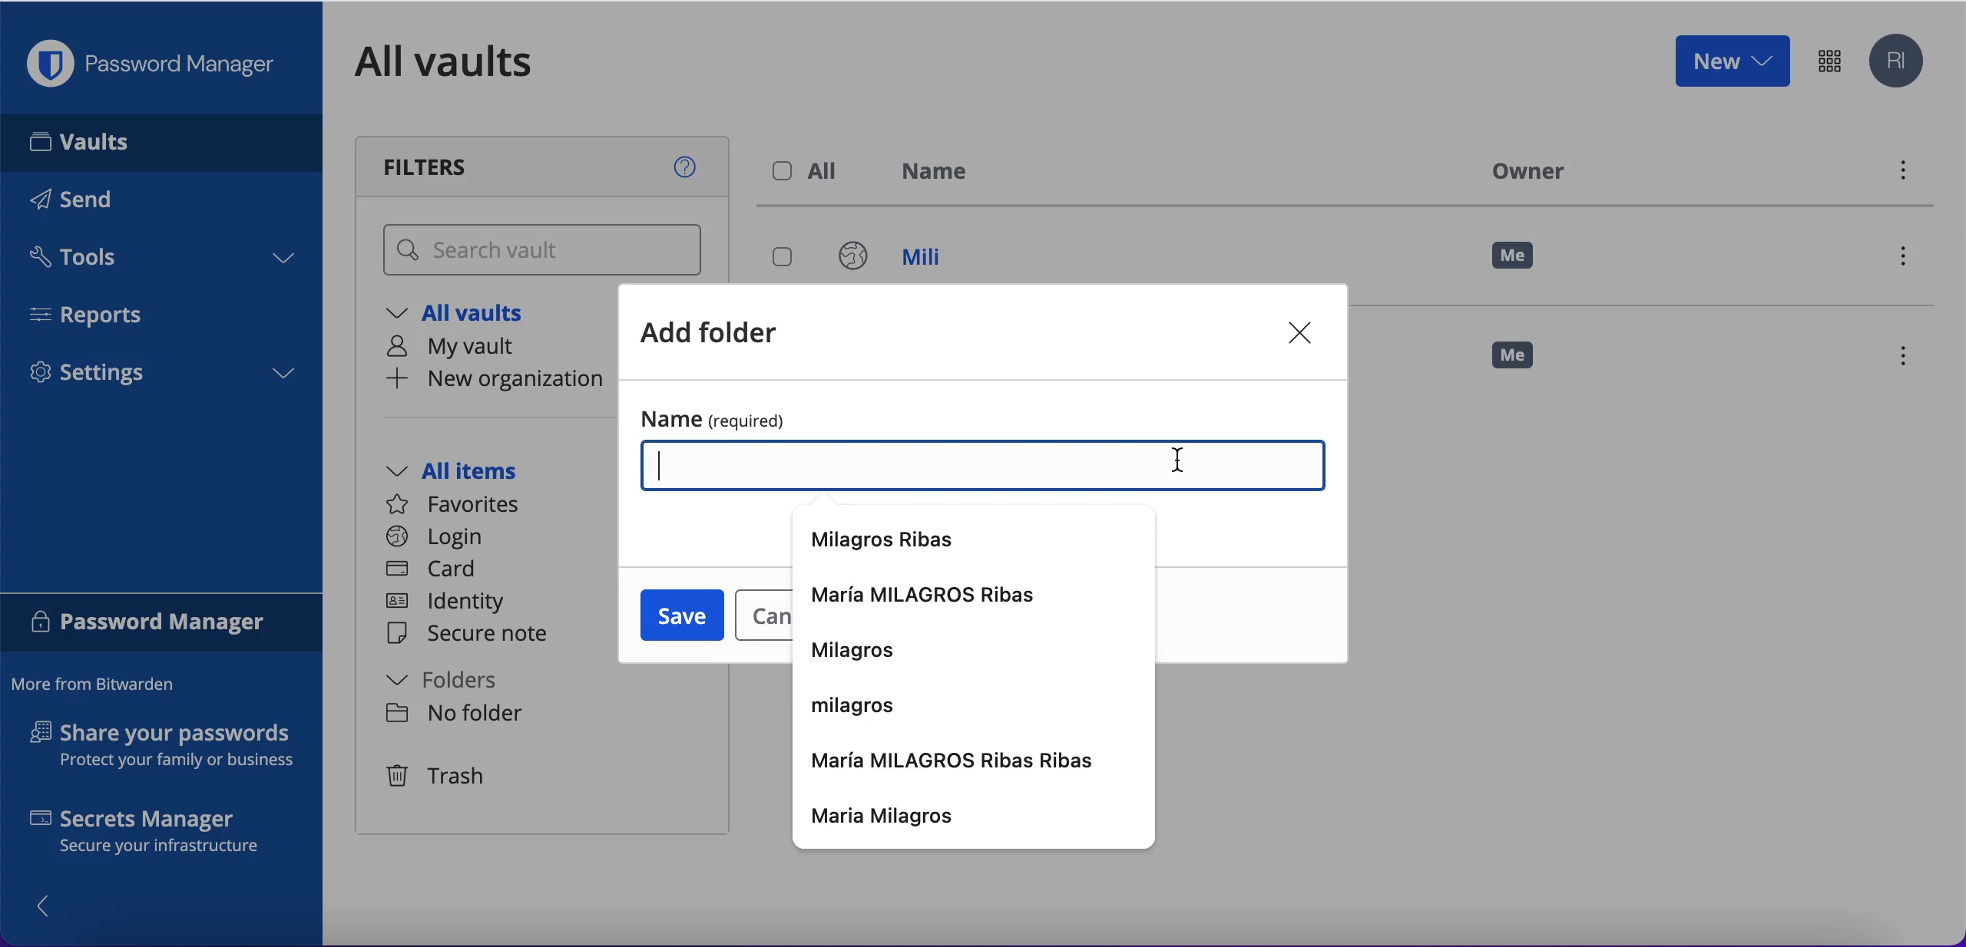 The image size is (1966, 947). What do you see at coordinates (1514, 256) in the screenshot?
I see `me` at bounding box center [1514, 256].